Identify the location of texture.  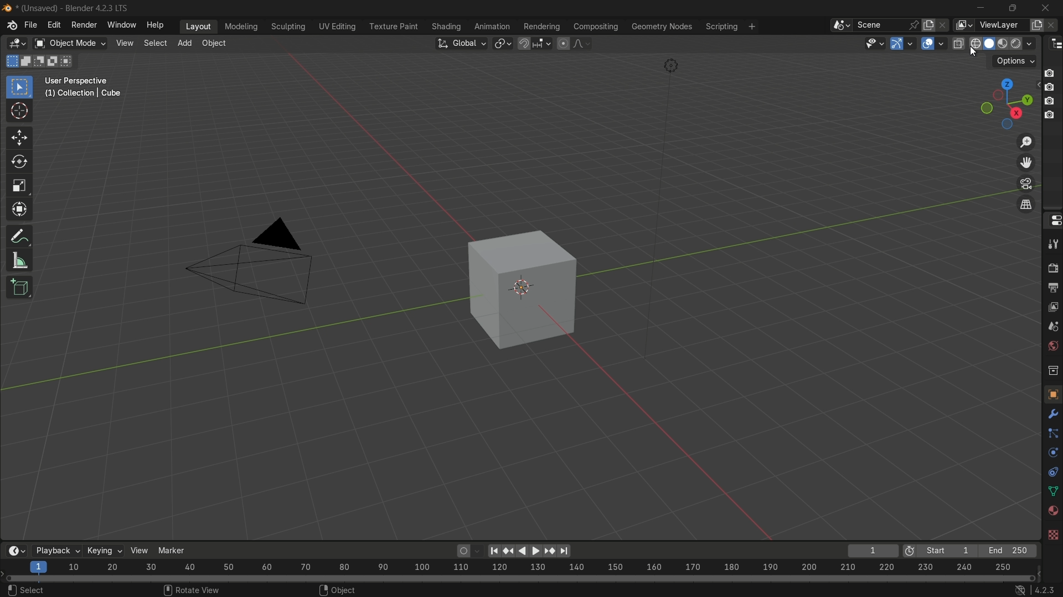
(1050, 533).